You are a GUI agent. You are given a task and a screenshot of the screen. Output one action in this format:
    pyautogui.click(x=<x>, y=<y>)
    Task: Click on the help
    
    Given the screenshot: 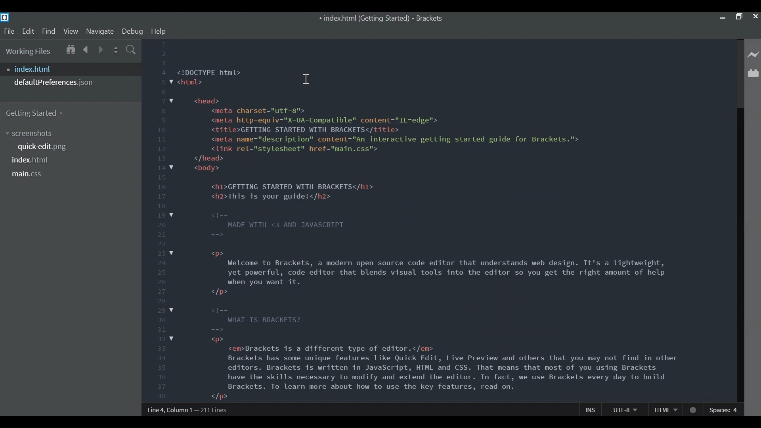 What is the action you would take?
    pyautogui.click(x=159, y=31)
    